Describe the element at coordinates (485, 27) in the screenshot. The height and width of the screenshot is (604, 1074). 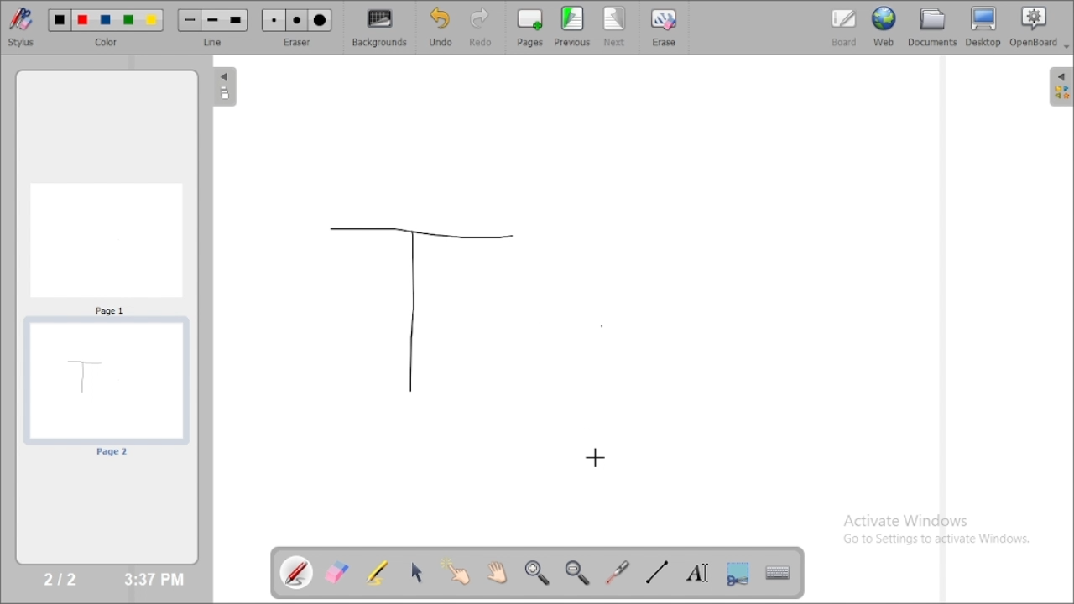
I see `redo` at that location.